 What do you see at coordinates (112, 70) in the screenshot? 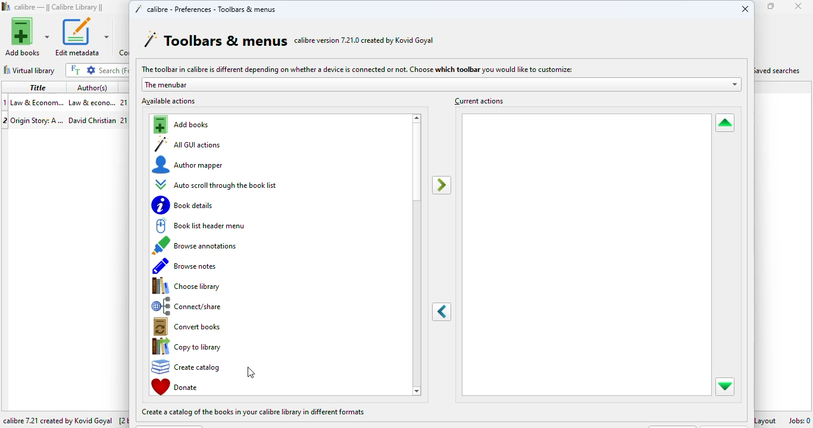
I see `search` at bounding box center [112, 70].